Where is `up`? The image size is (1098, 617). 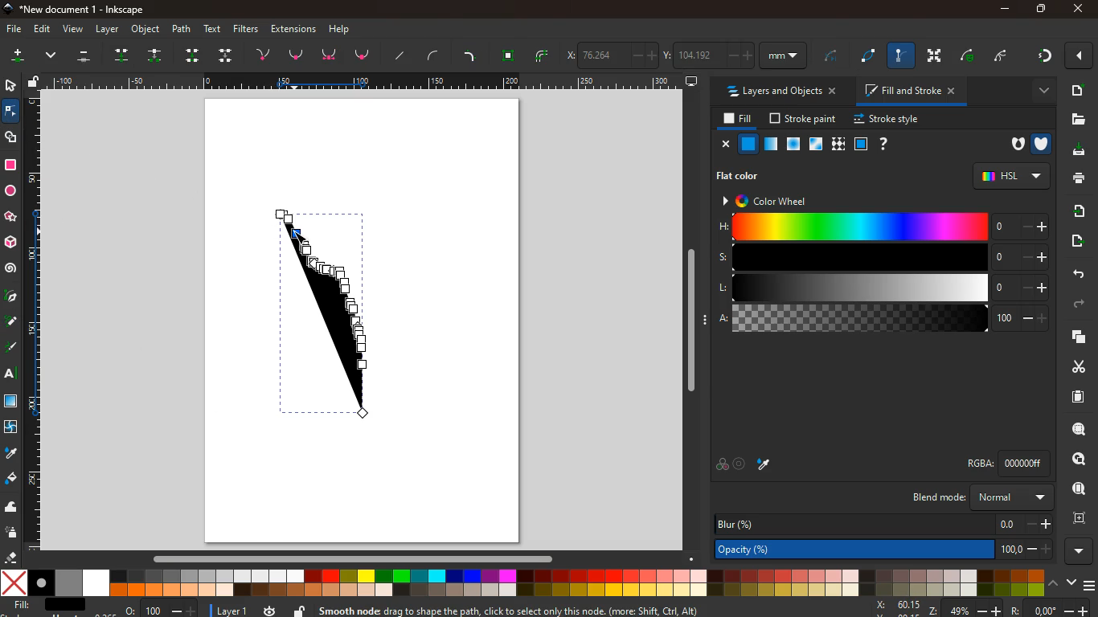
up is located at coordinates (1053, 582).